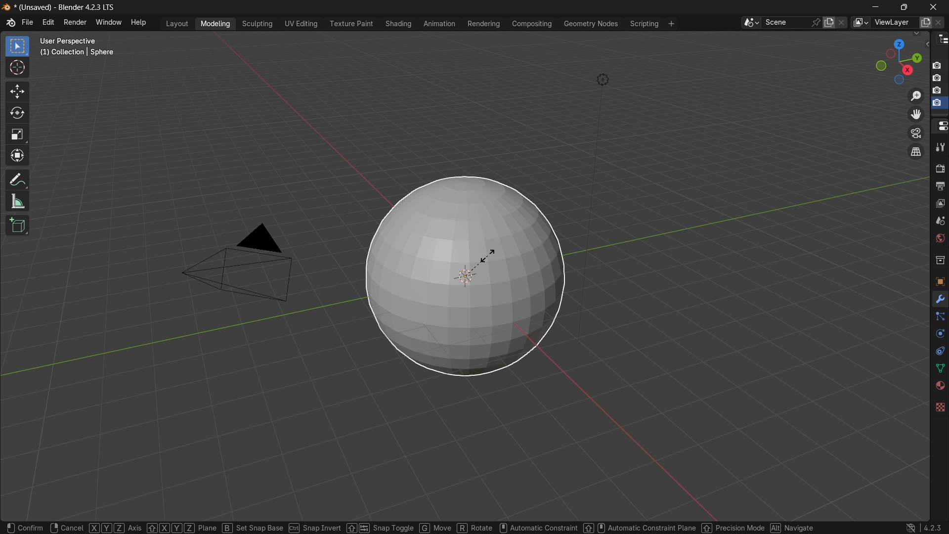 Image resolution: width=949 pixels, height=534 pixels. I want to click on close app, so click(935, 6).